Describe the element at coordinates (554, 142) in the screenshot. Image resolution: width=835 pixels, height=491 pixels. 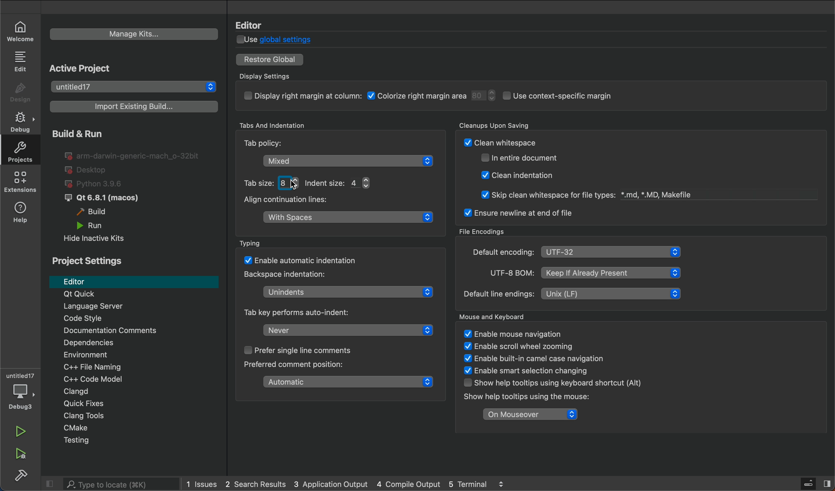
I see `Cleanup on savings` at that location.